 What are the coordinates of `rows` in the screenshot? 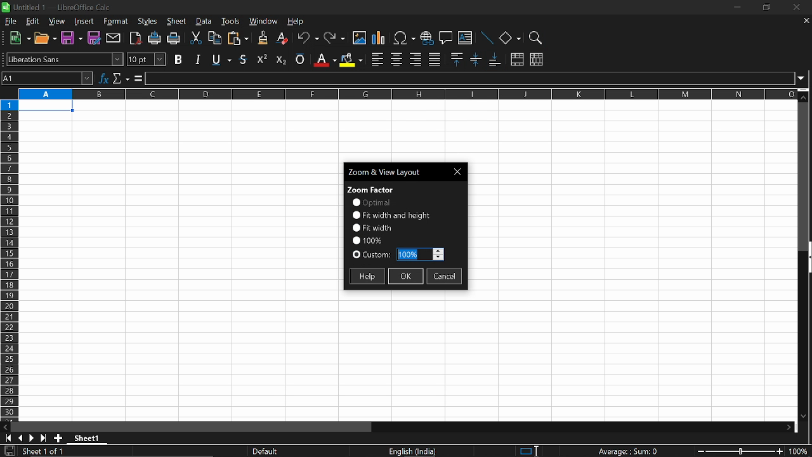 It's located at (8, 259).